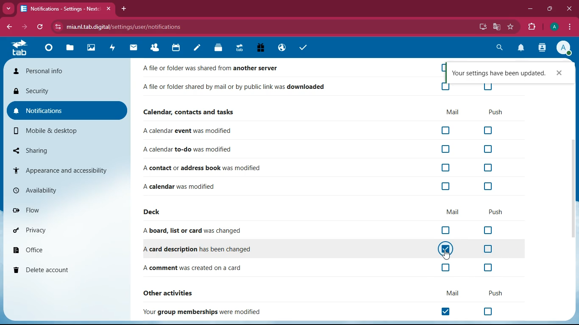 The width and height of the screenshot is (579, 325). What do you see at coordinates (234, 88) in the screenshot?
I see `A file or folder shared by mail or by public link was downloaded` at bounding box center [234, 88].